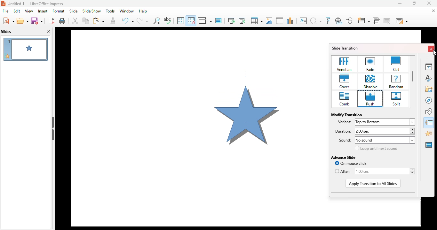 This screenshot has height=230, width=437. What do you see at coordinates (376, 148) in the screenshot?
I see `loop until next sound` at bounding box center [376, 148].